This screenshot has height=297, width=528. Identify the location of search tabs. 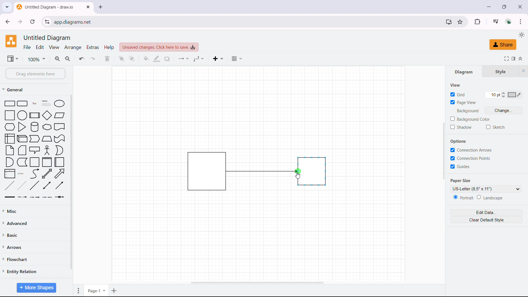
(7, 7).